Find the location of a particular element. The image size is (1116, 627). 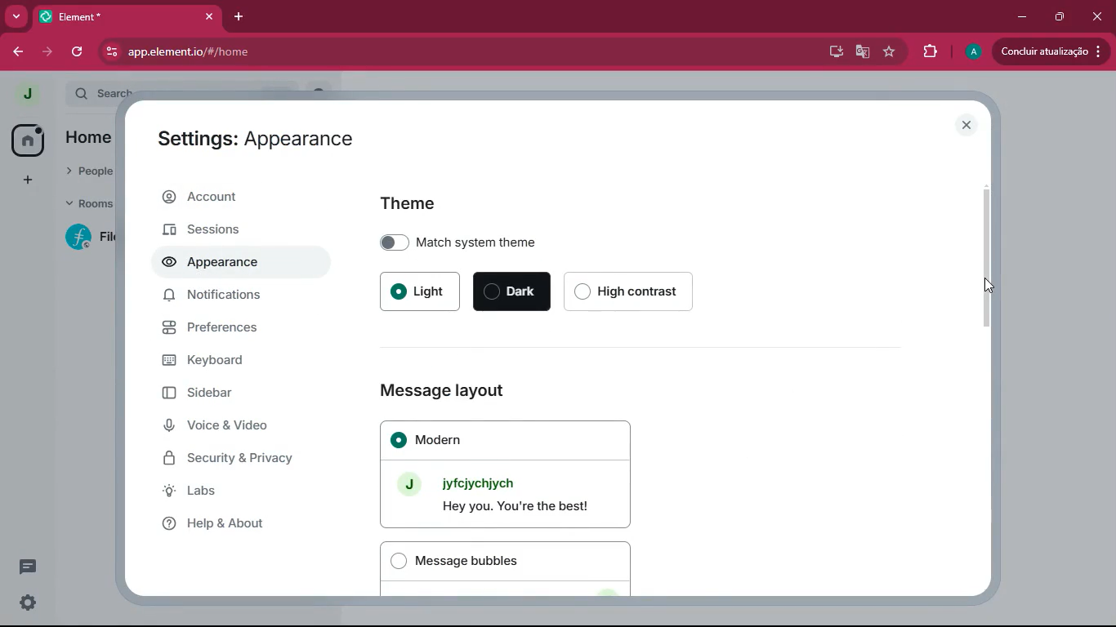

voice is located at coordinates (236, 426).